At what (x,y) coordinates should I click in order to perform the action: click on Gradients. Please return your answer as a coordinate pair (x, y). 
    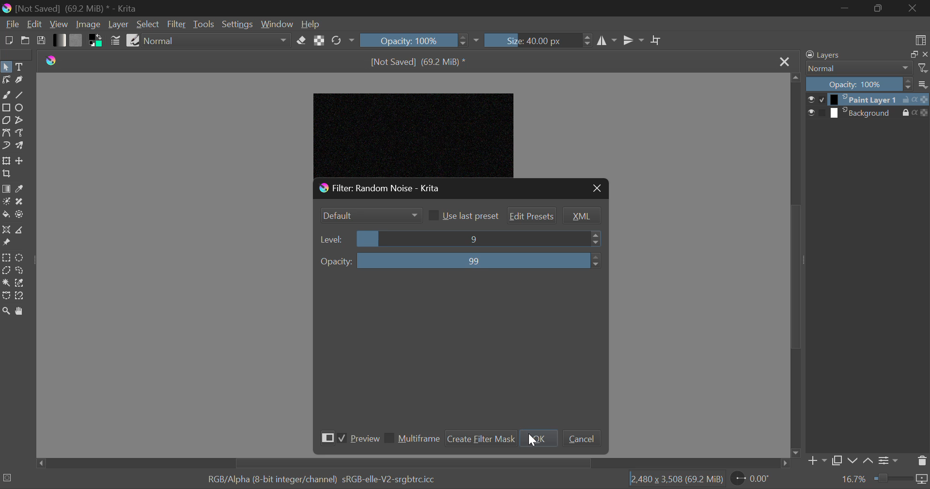
    Looking at the image, I should click on (59, 40).